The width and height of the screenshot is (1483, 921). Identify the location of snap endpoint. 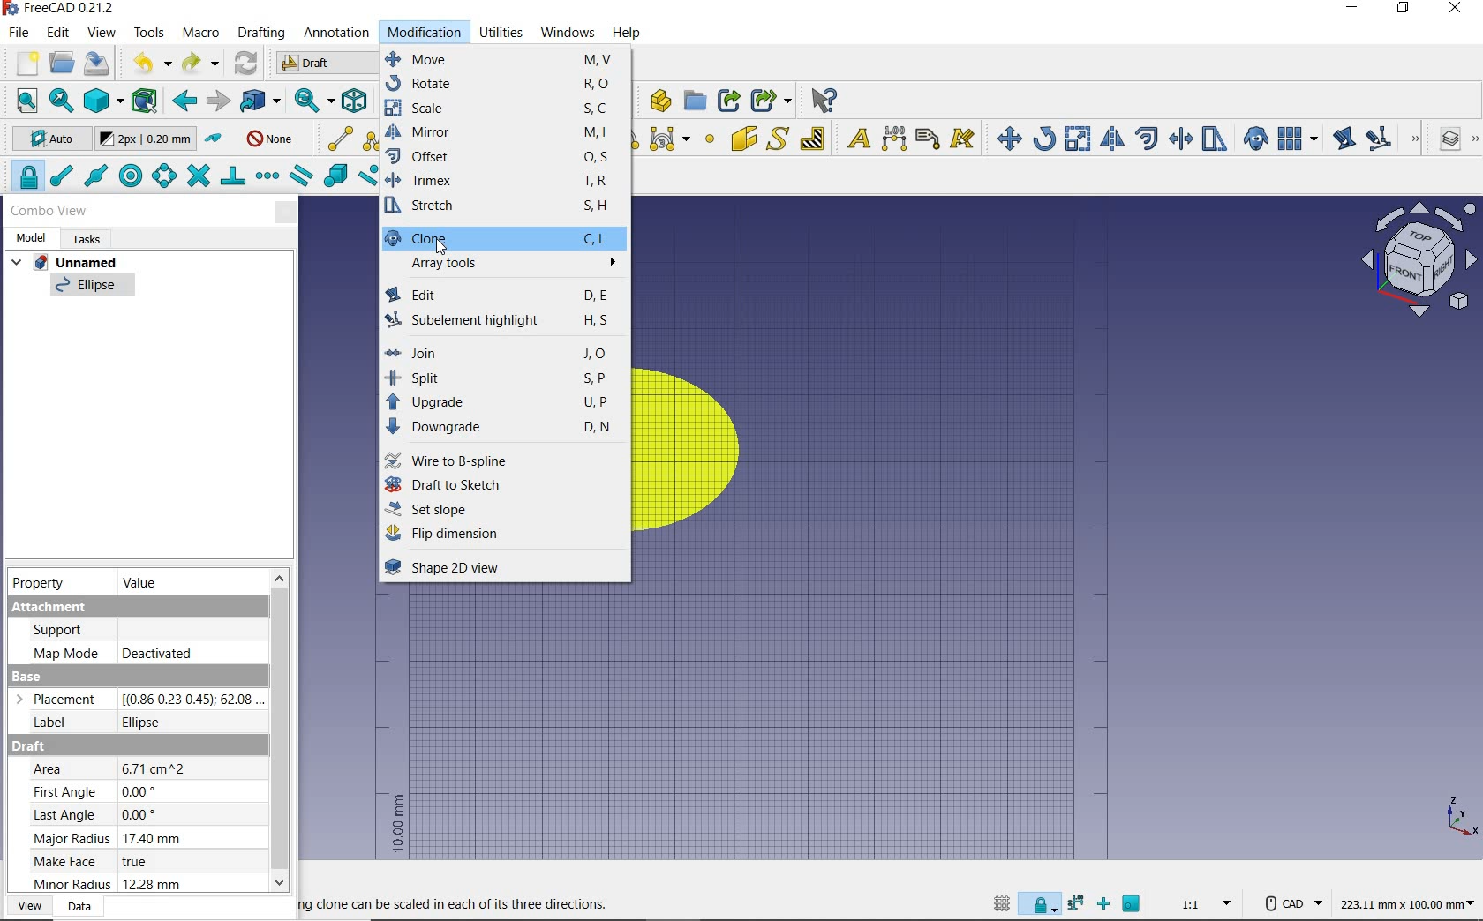
(63, 176).